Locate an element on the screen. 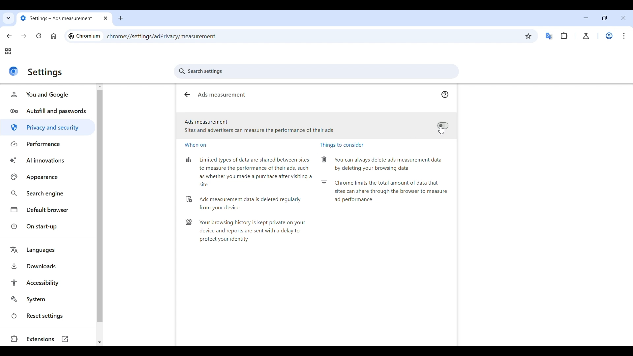  When on is located at coordinates (198, 146).